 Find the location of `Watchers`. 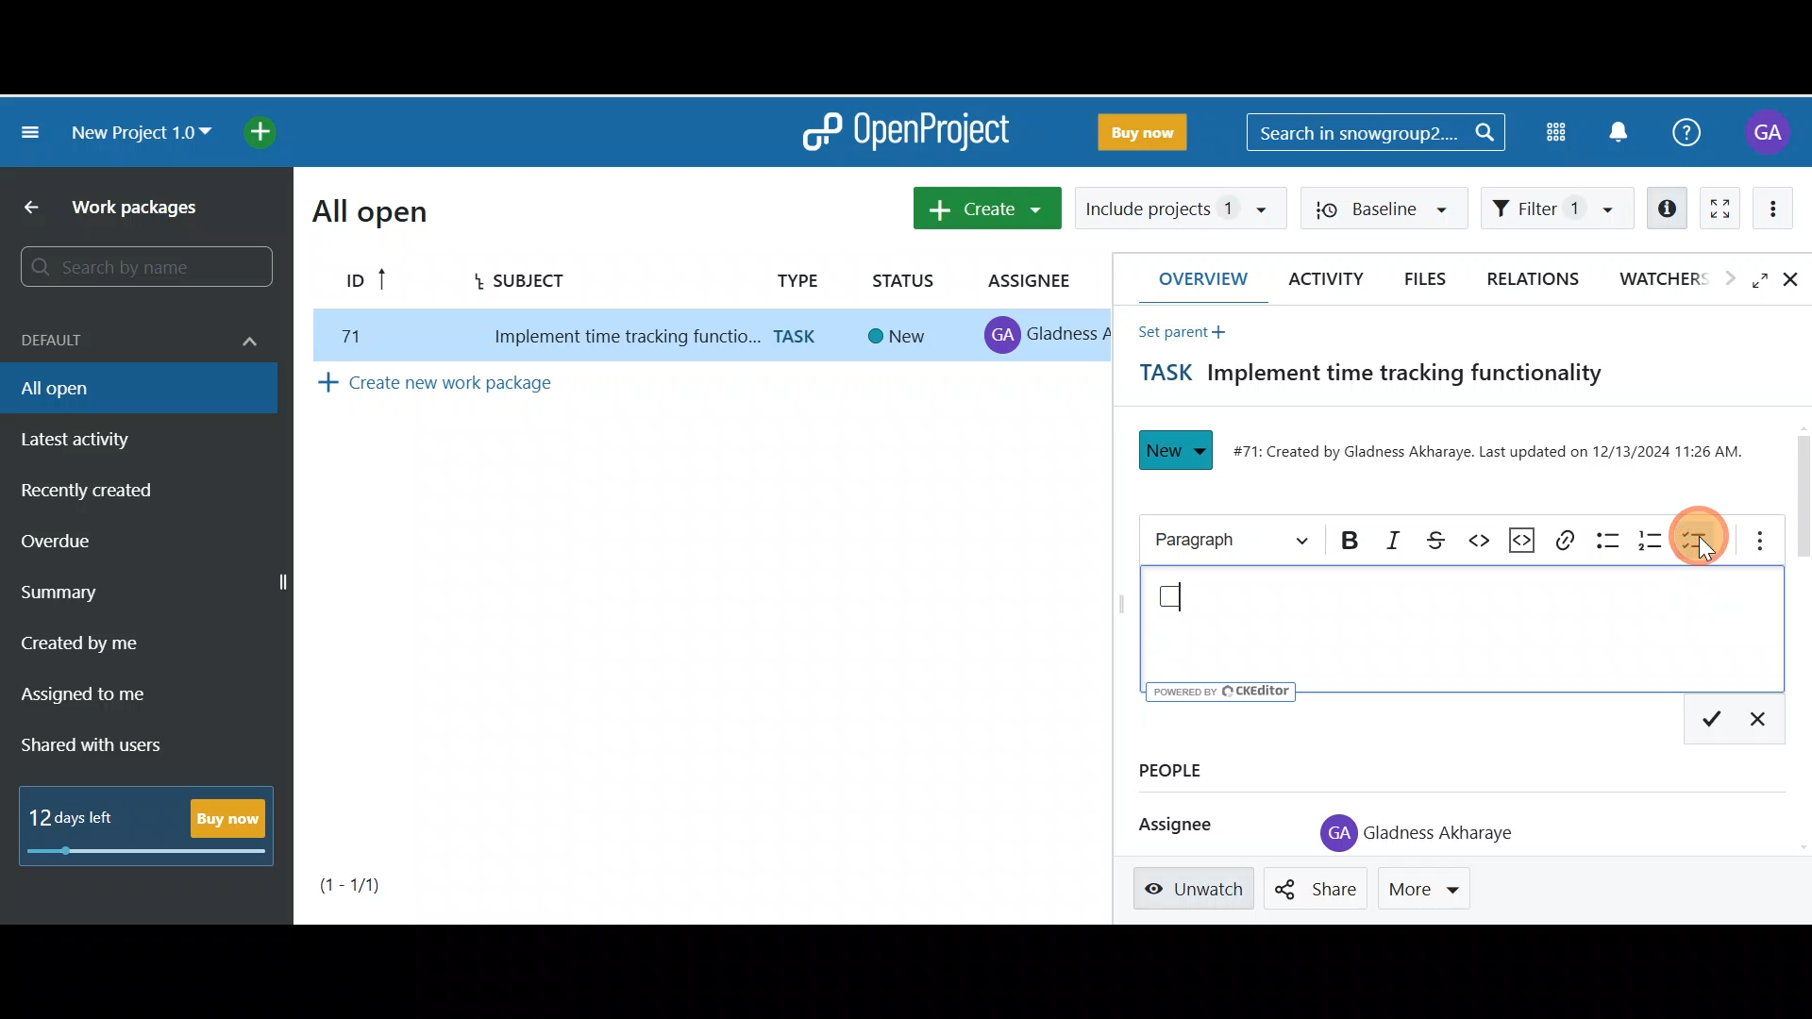

Watchers is located at coordinates (1661, 282).